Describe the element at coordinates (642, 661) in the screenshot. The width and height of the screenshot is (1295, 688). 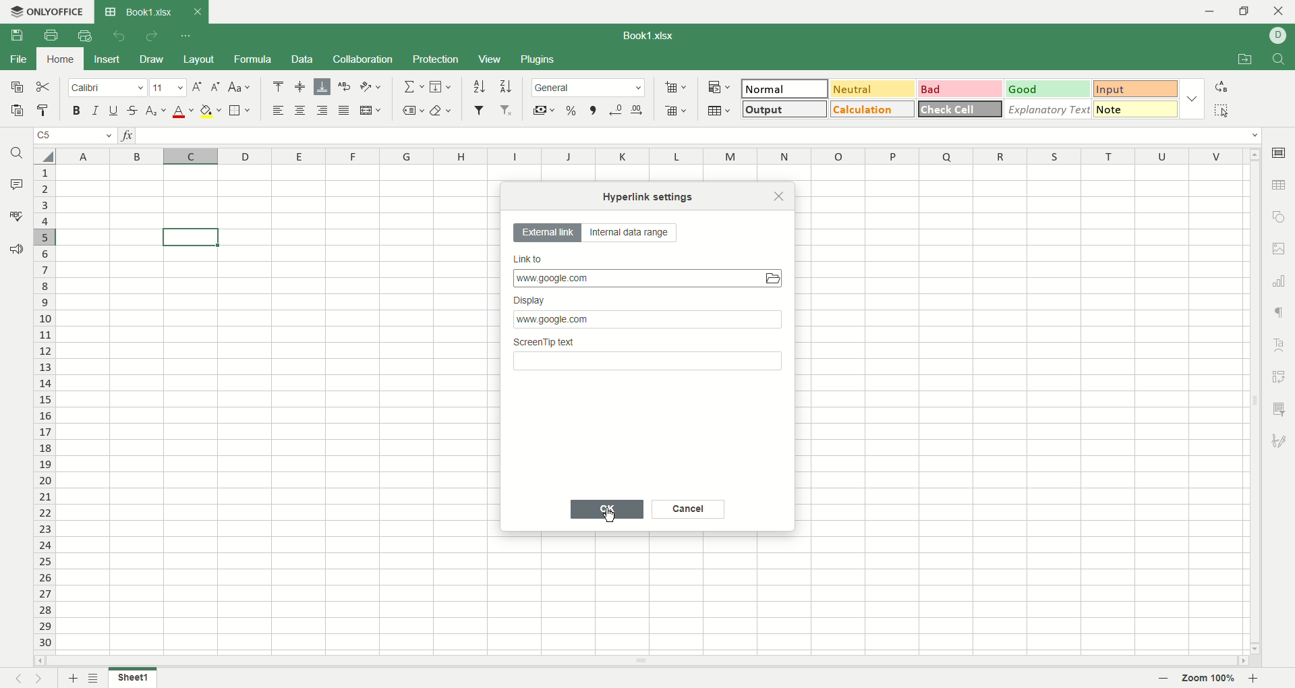
I see `horizontal scroll bar` at that location.